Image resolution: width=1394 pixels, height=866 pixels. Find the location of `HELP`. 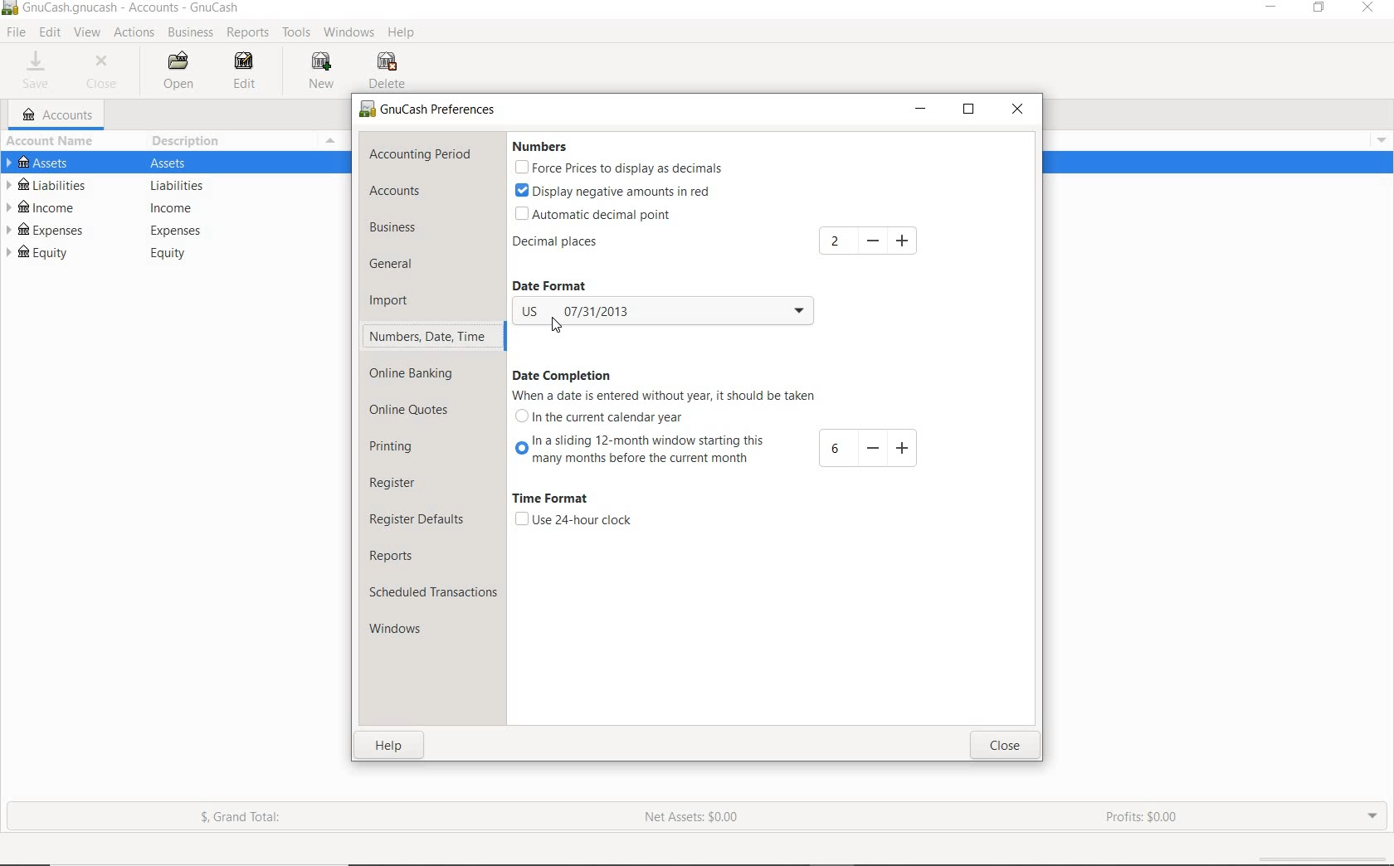

HELP is located at coordinates (402, 33).